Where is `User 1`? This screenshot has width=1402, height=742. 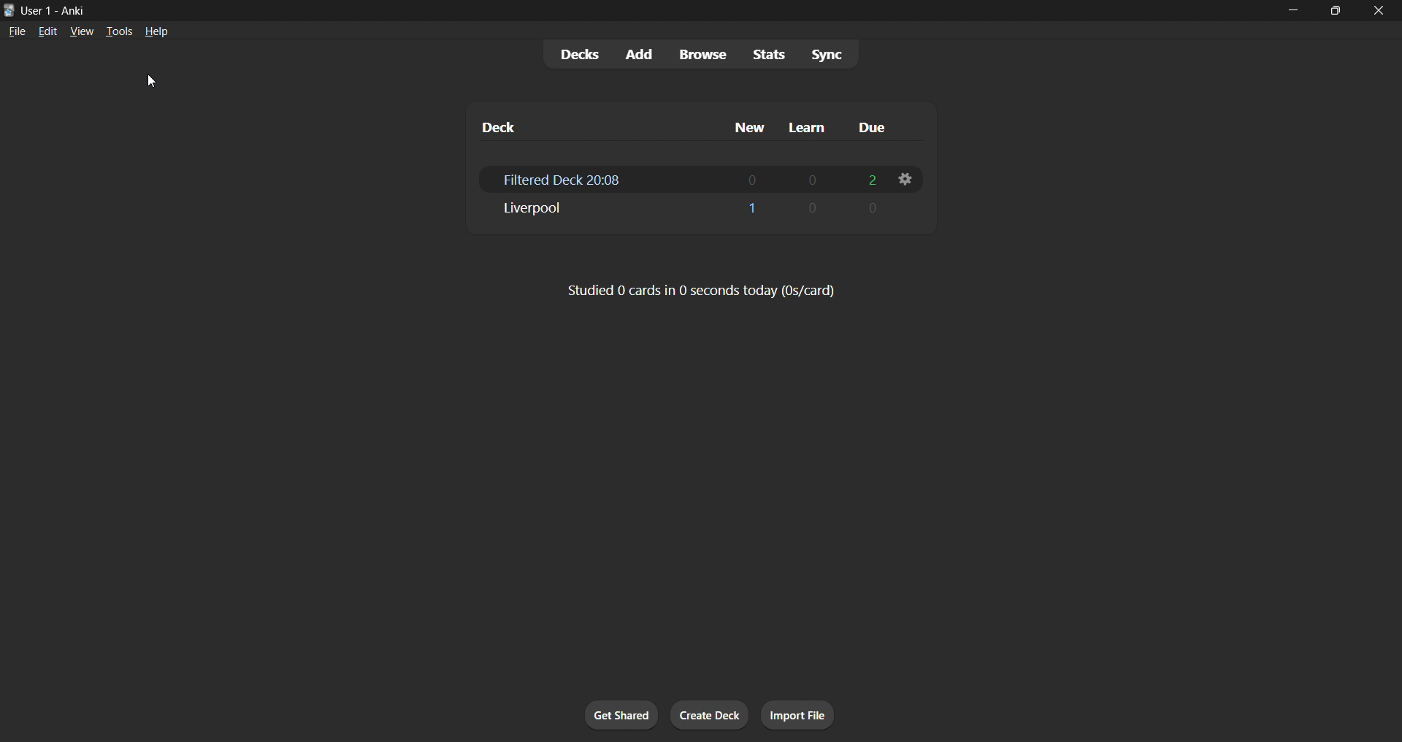
User 1 is located at coordinates (37, 9).